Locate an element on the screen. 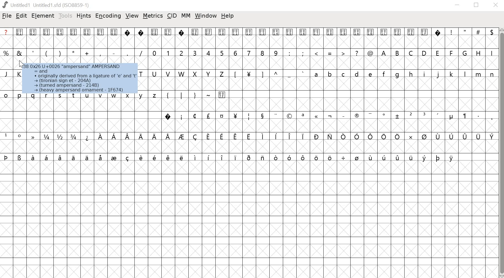  000B is located at coordinates (154, 38).